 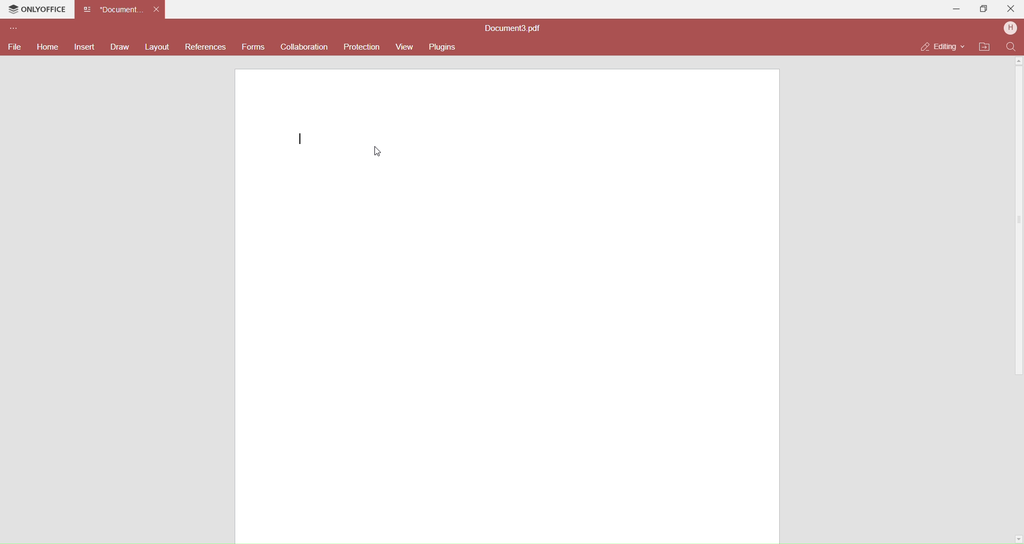 I want to click on Close, so click(x=1012, y=8).